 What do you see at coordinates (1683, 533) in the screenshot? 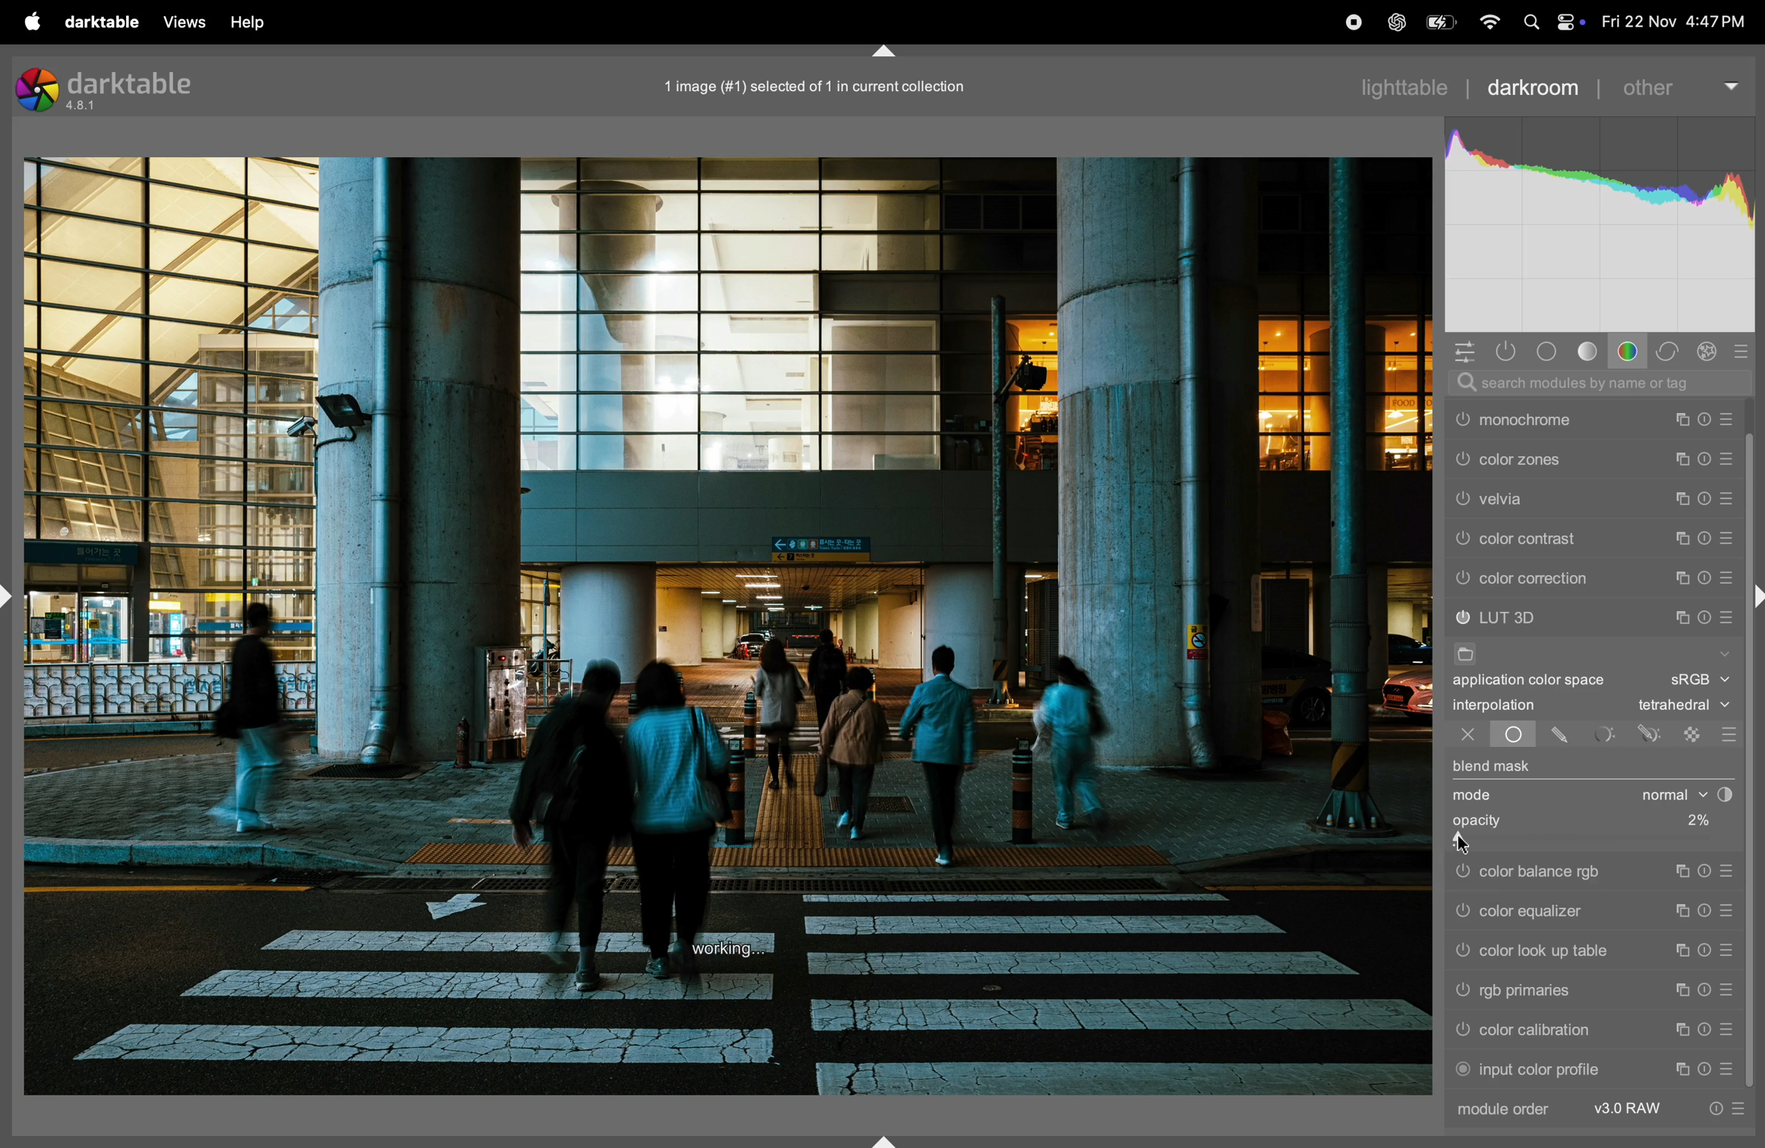
I see `multiple intance actions` at bounding box center [1683, 533].